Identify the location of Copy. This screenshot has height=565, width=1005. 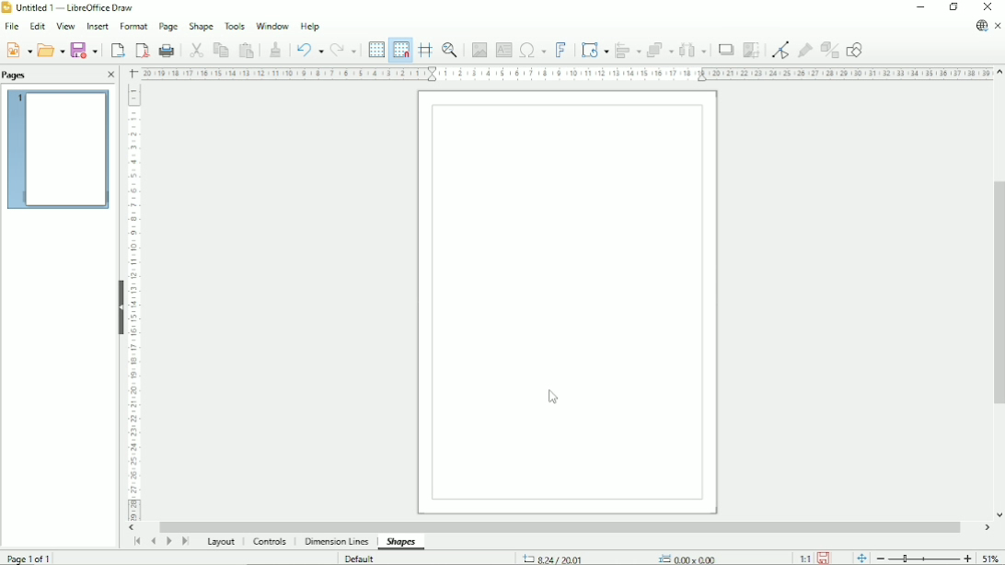
(219, 50).